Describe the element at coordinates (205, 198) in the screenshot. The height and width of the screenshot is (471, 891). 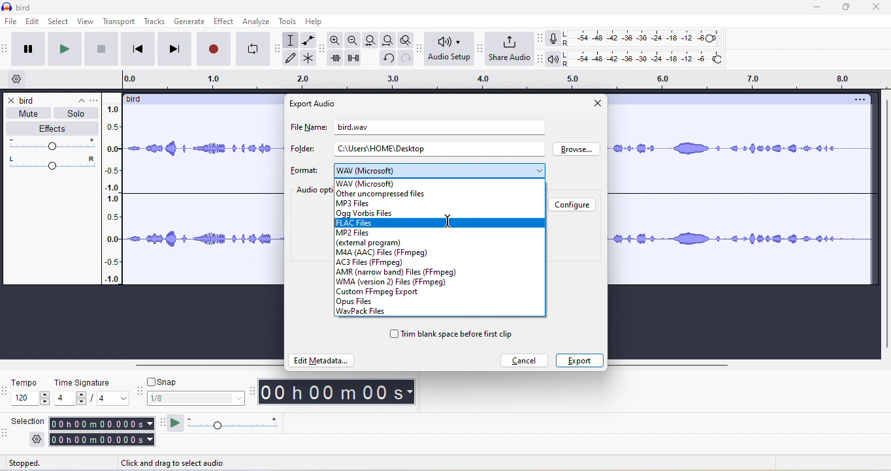
I see `record audio` at that location.